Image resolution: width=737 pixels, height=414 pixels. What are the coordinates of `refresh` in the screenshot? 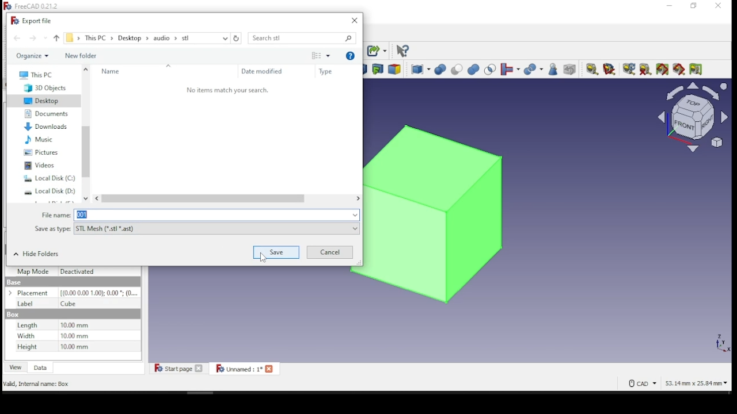 It's located at (627, 69).